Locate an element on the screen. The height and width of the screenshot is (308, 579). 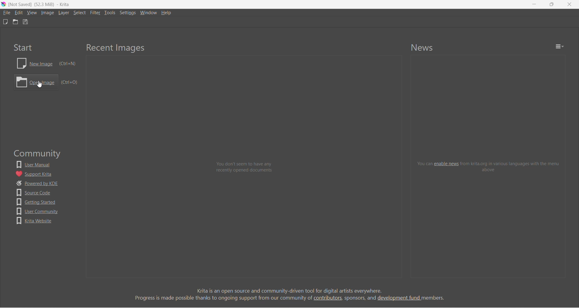
Software name, file name and size is located at coordinates (39, 5).